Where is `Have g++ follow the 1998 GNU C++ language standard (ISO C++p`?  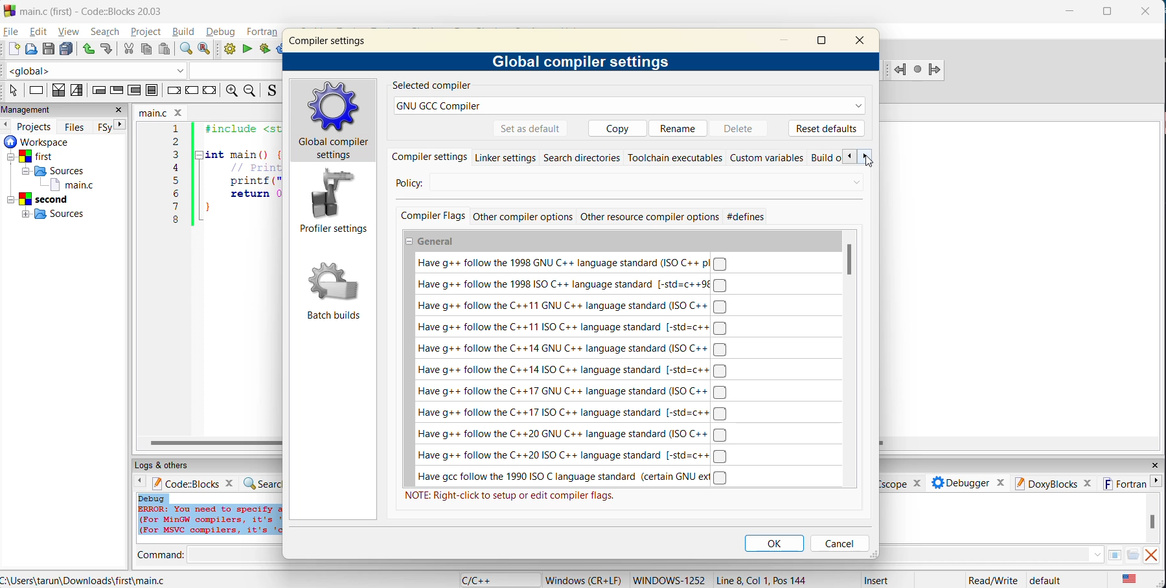 Have g++ follow the 1998 GNU C++ language standard (ISO C++p is located at coordinates (576, 263).